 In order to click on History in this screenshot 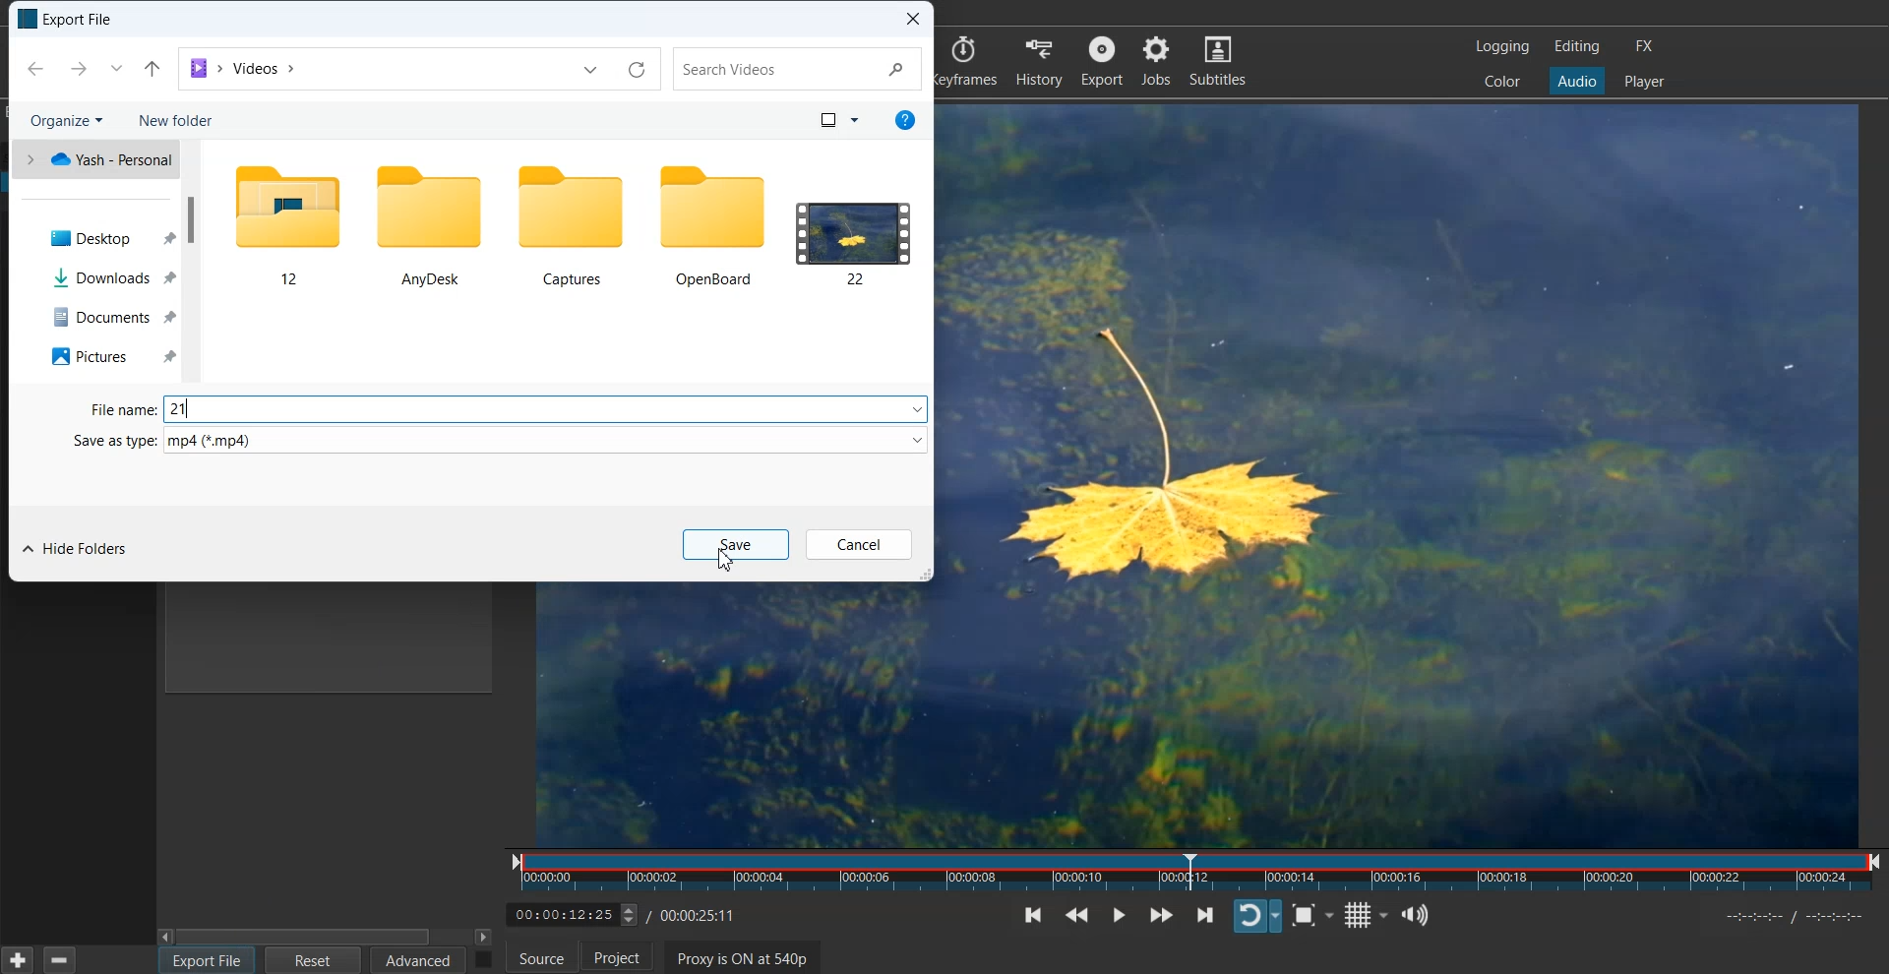, I will do `click(1040, 60)`.